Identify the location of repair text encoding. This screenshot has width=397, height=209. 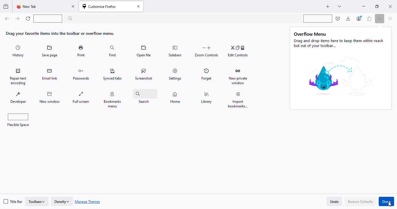
(18, 76).